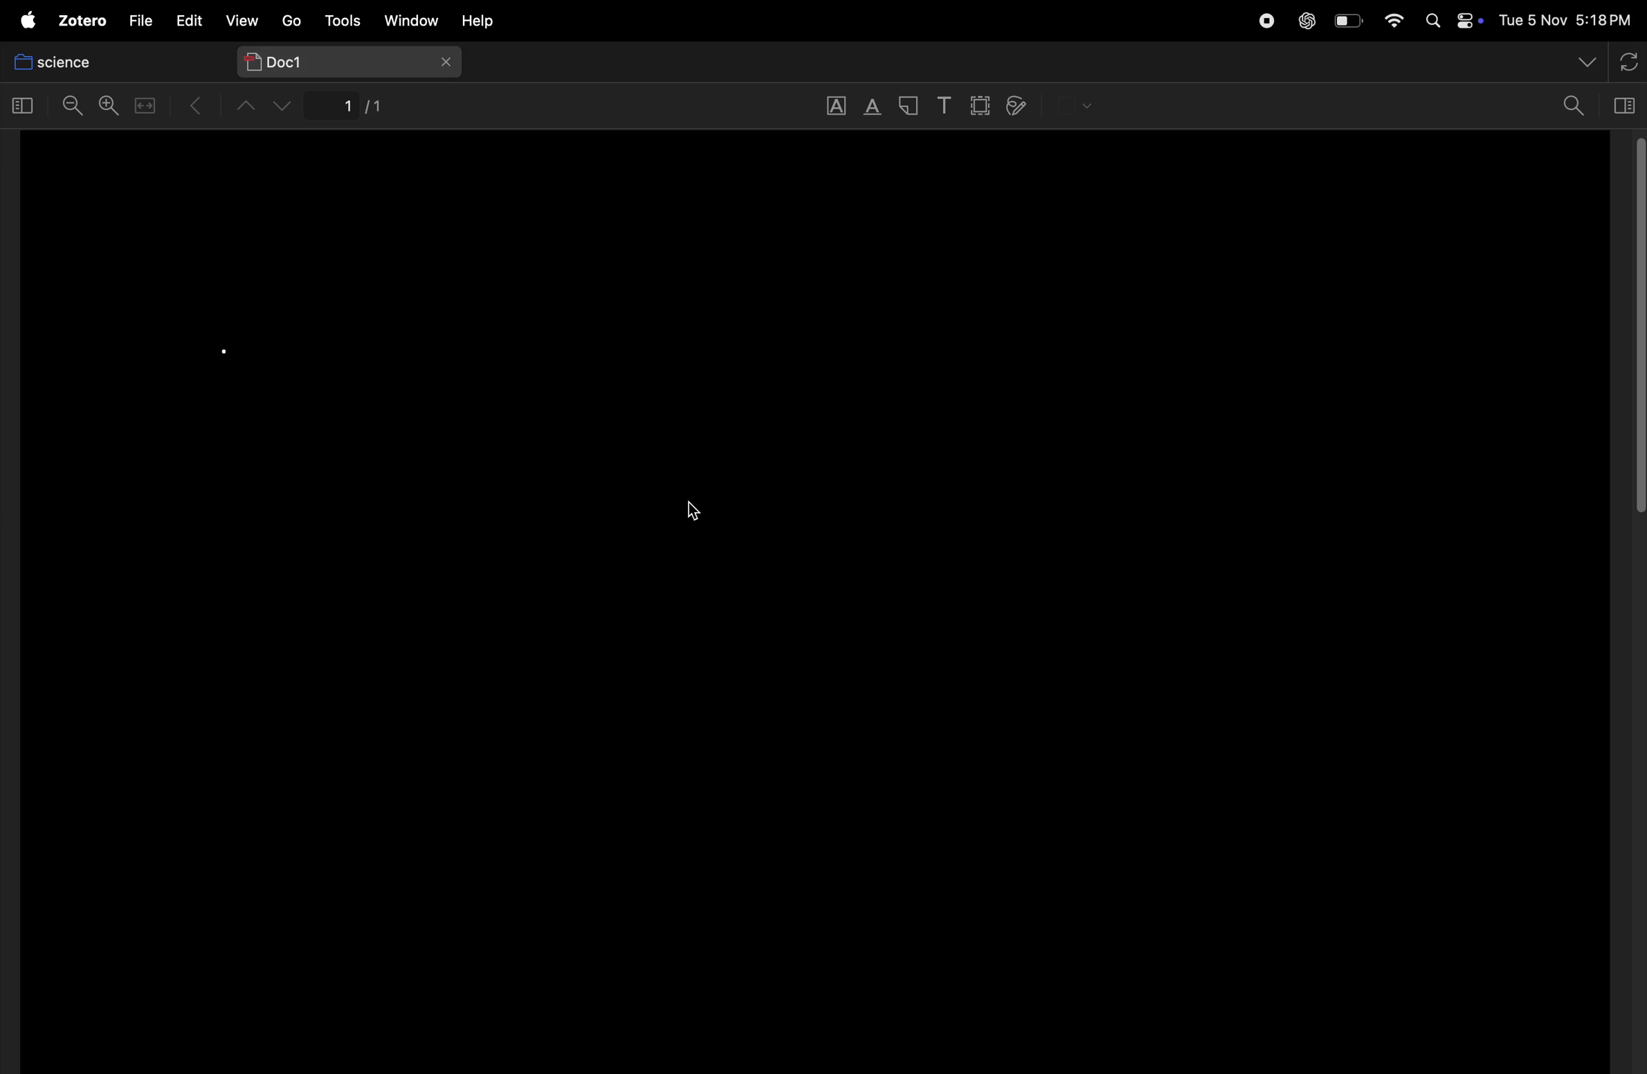 This screenshot has width=1647, height=1074. I want to click on toggle, so click(1637, 326).